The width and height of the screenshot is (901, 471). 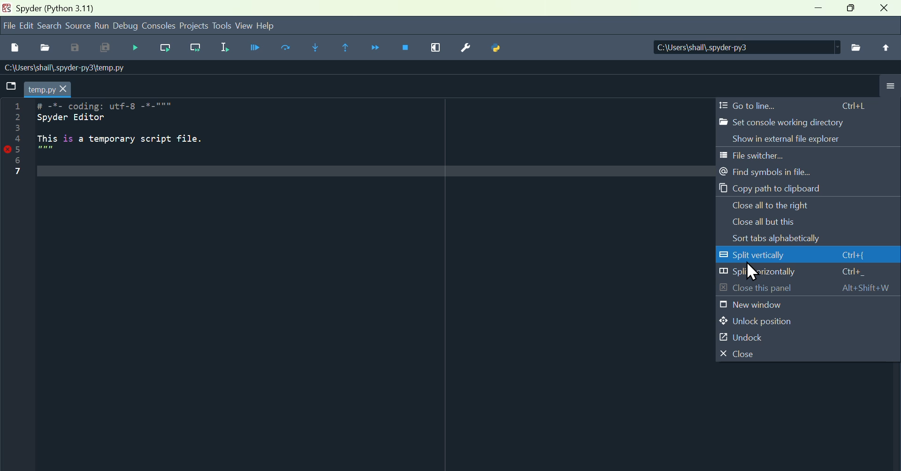 I want to click on file, so click(x=7, y=28).